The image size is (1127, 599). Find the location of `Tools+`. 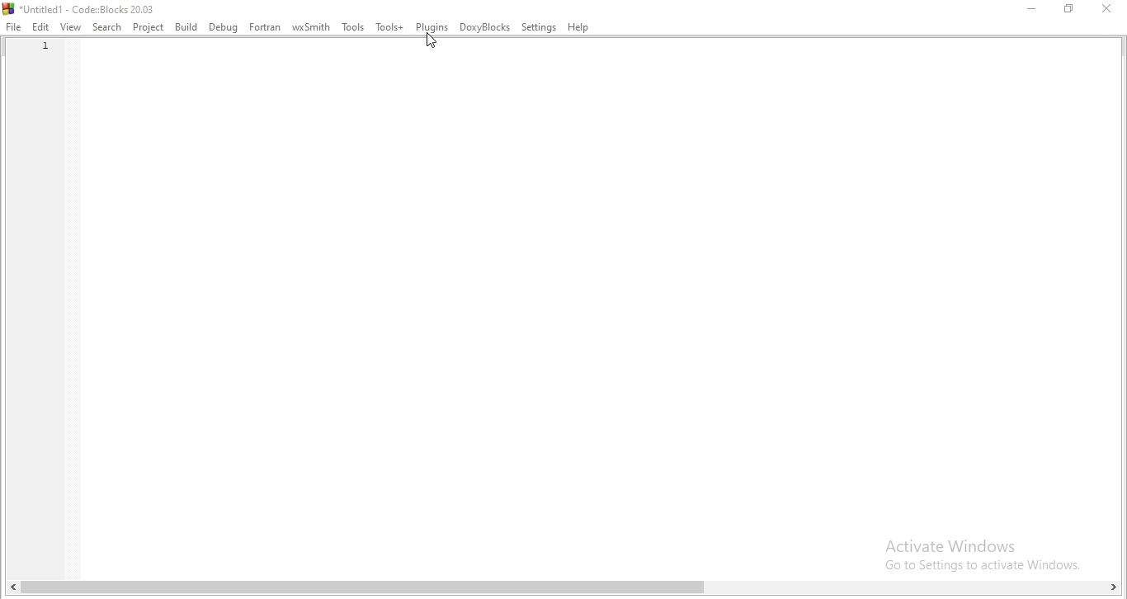

Tools+ is located at coordinates (389, 26).